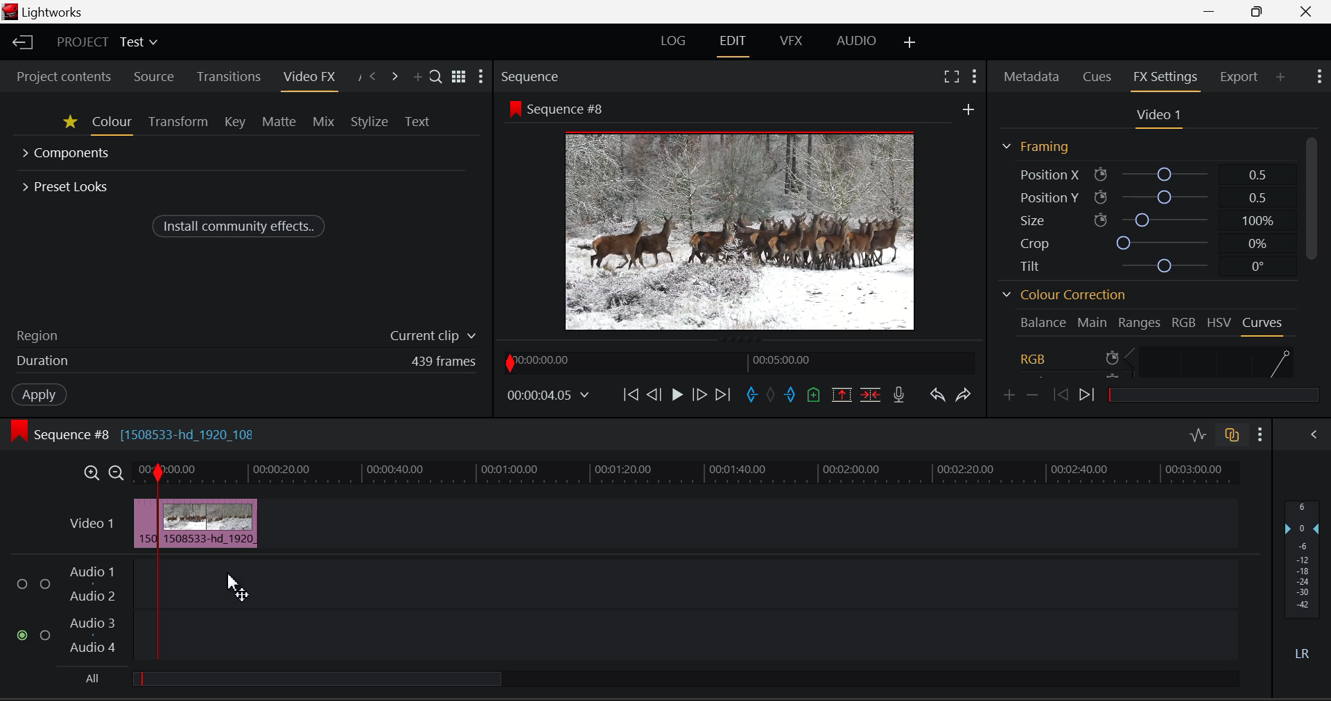 The height and width of the screenshot is (701, 1331). I want to click on Remove Marked Section, so click(843, 394).